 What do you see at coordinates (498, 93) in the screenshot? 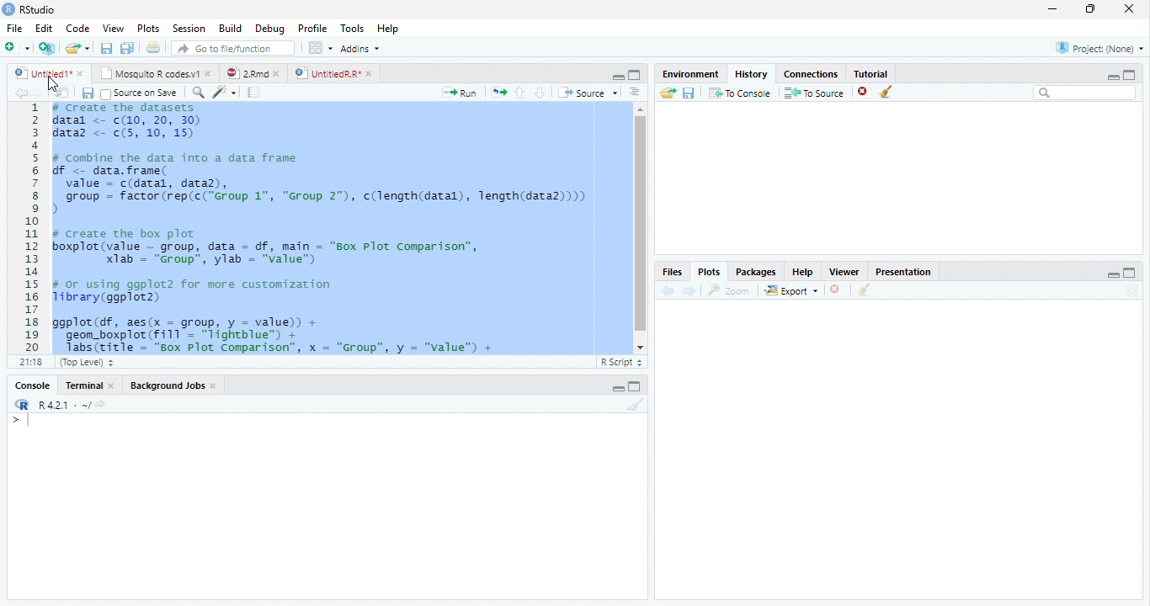
I see `Re-run the previous code region` at bounding box center [498, 93].